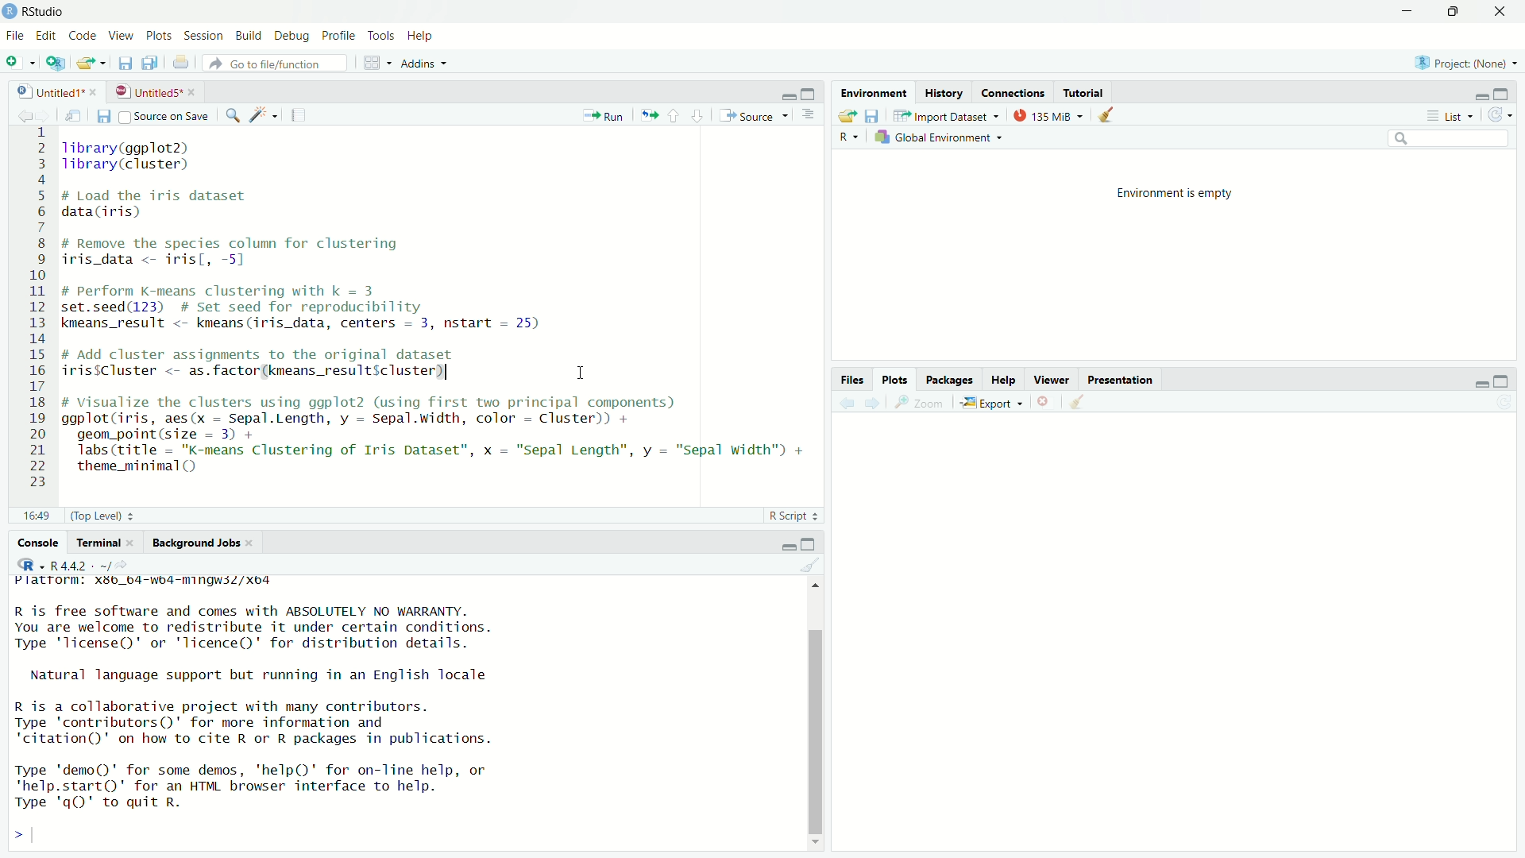  I want to click on # Remove the species column for clustering   iris_data <- iris[, -5], so click(254, 251).